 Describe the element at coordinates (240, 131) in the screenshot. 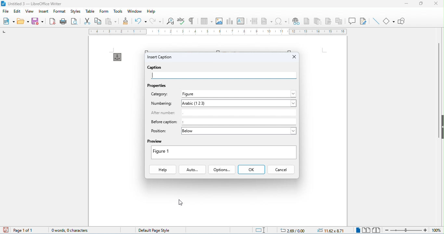

I see `select position` at that location.